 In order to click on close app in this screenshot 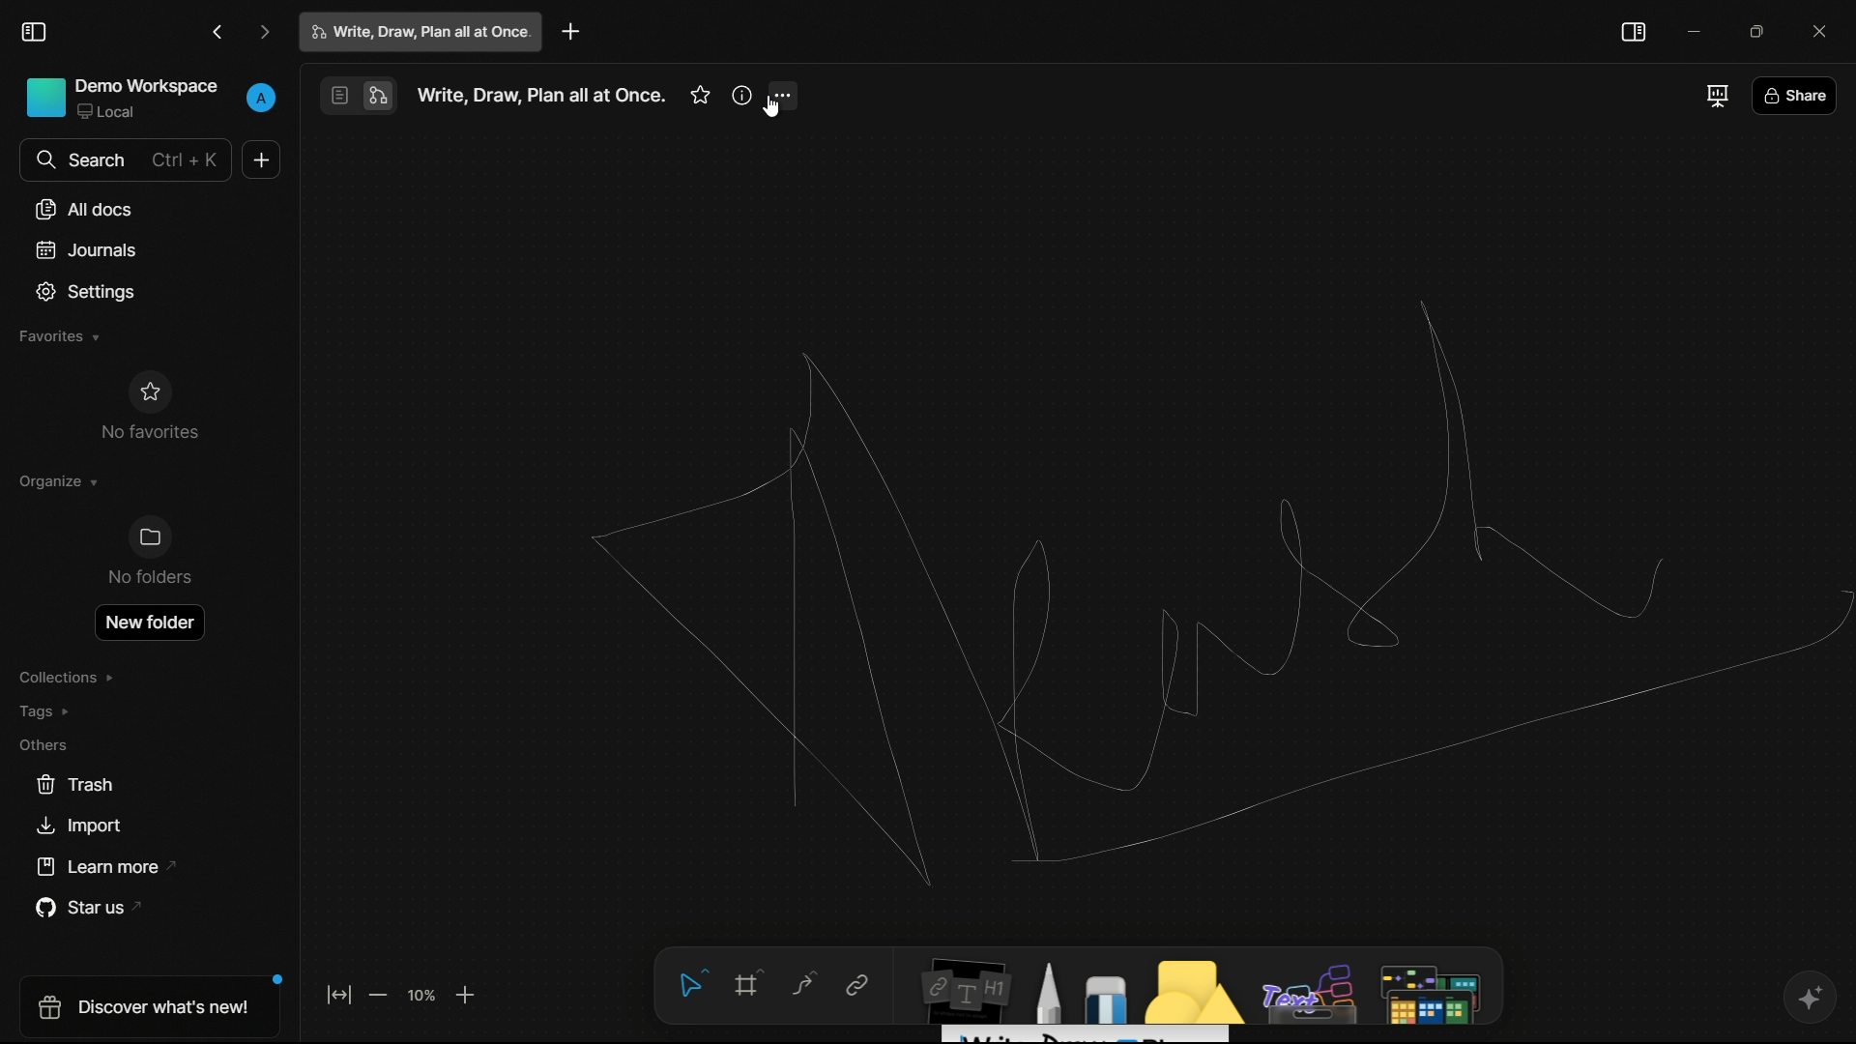, I will do `click(1820, 34)`.